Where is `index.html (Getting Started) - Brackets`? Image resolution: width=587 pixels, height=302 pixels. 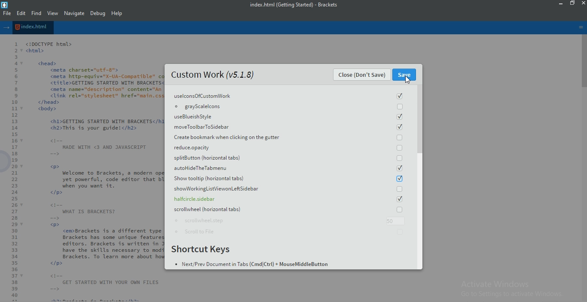 index.html (Getting Started) - Brackets is located at coordinates (297, 4).